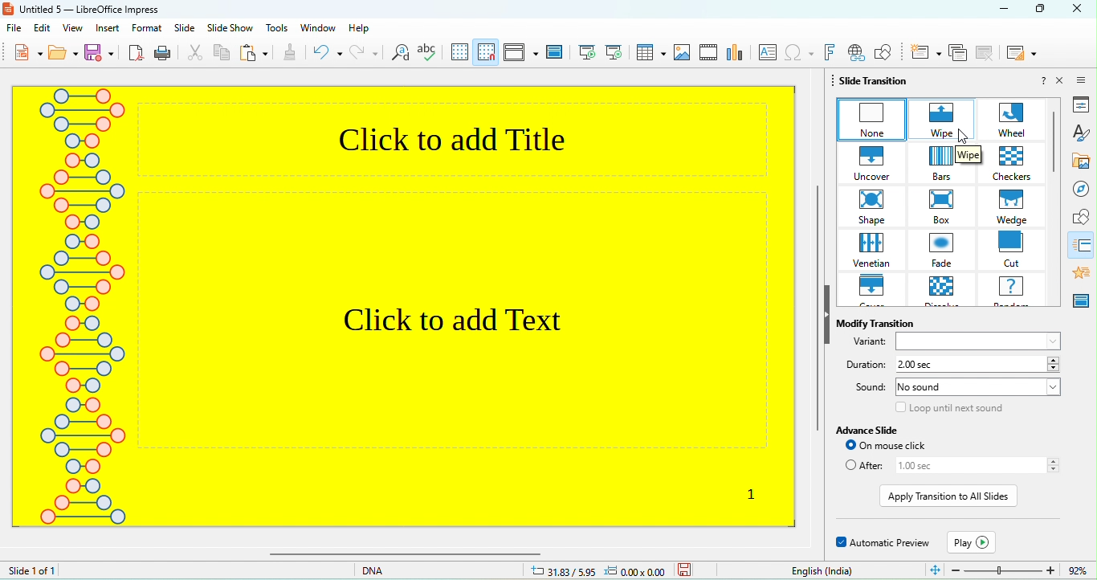 The width and height of the screenshot is (1097, 580). Describe the element at coordinates (683, 52) in the screenshot. I see `image` at that location.